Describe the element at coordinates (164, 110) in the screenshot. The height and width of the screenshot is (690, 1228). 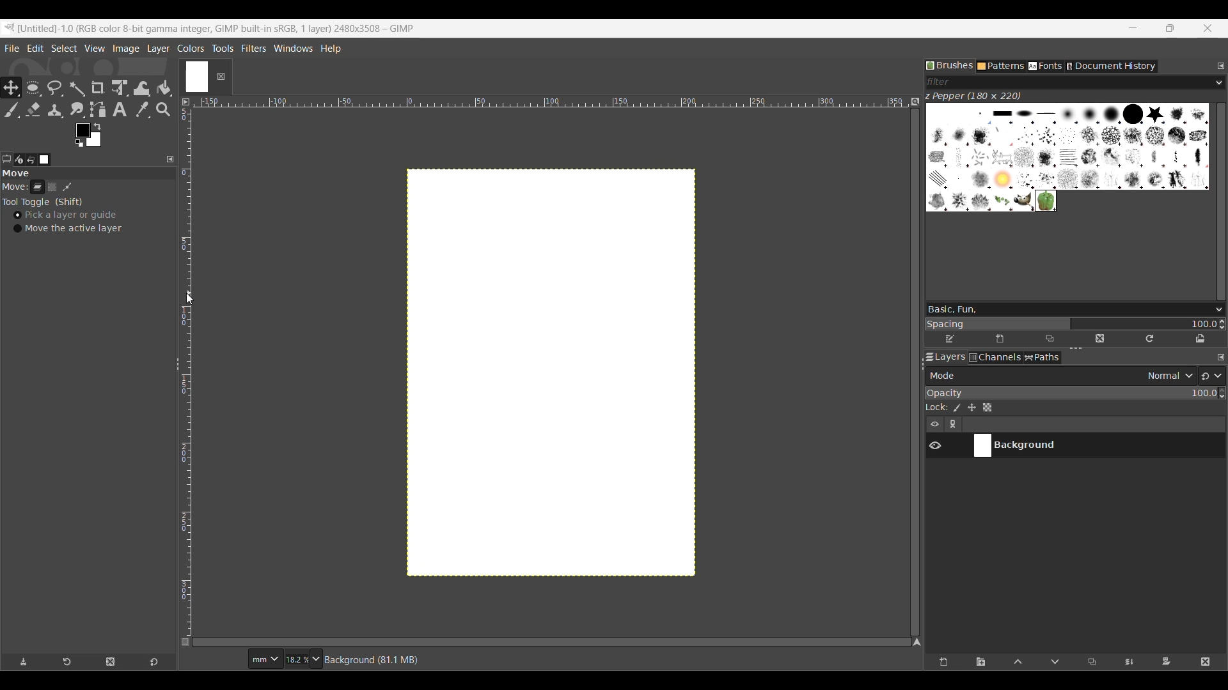
I see `Zoom tool` at that location.